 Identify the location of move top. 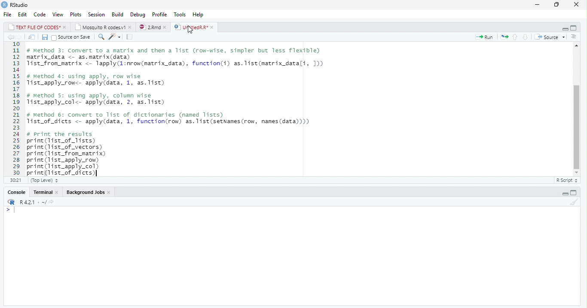
(577, 46).